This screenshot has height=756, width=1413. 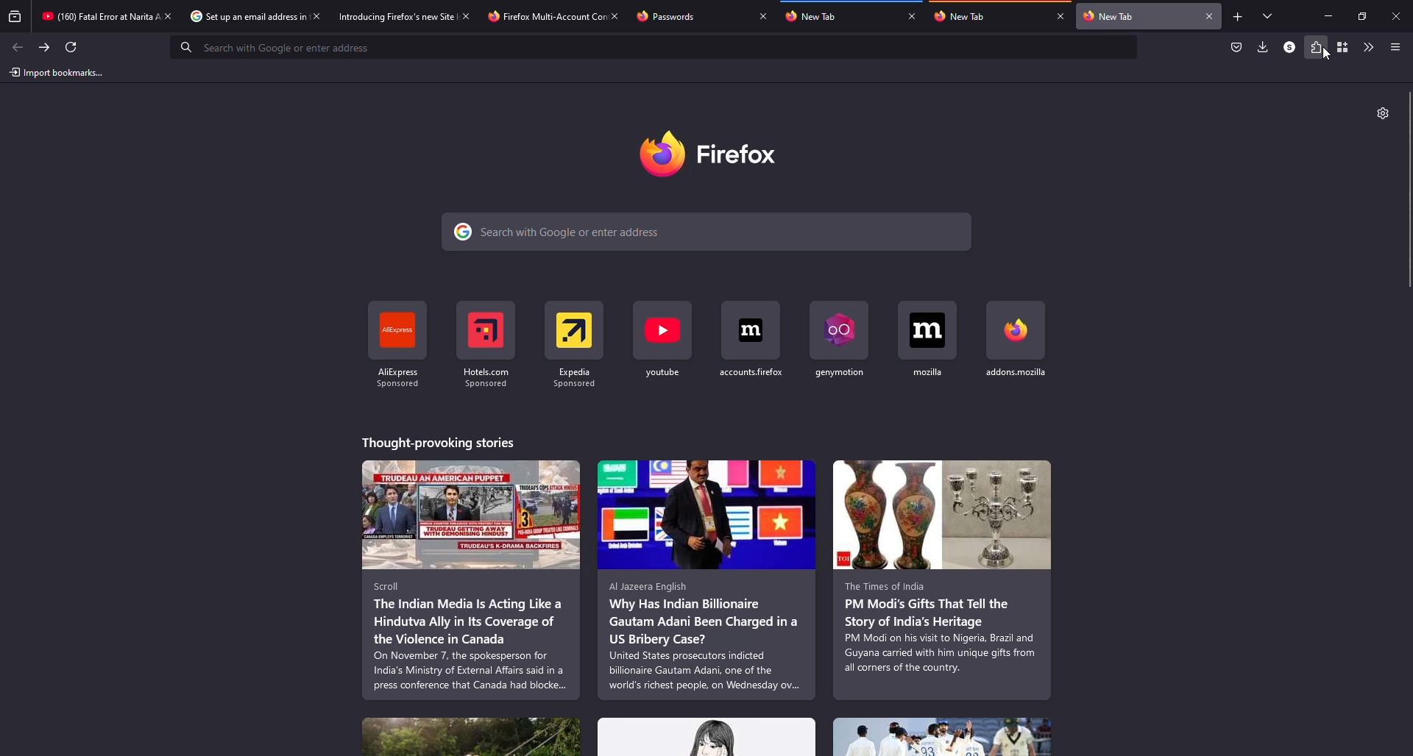 I want to click on stories, so click(x=708, y=737).